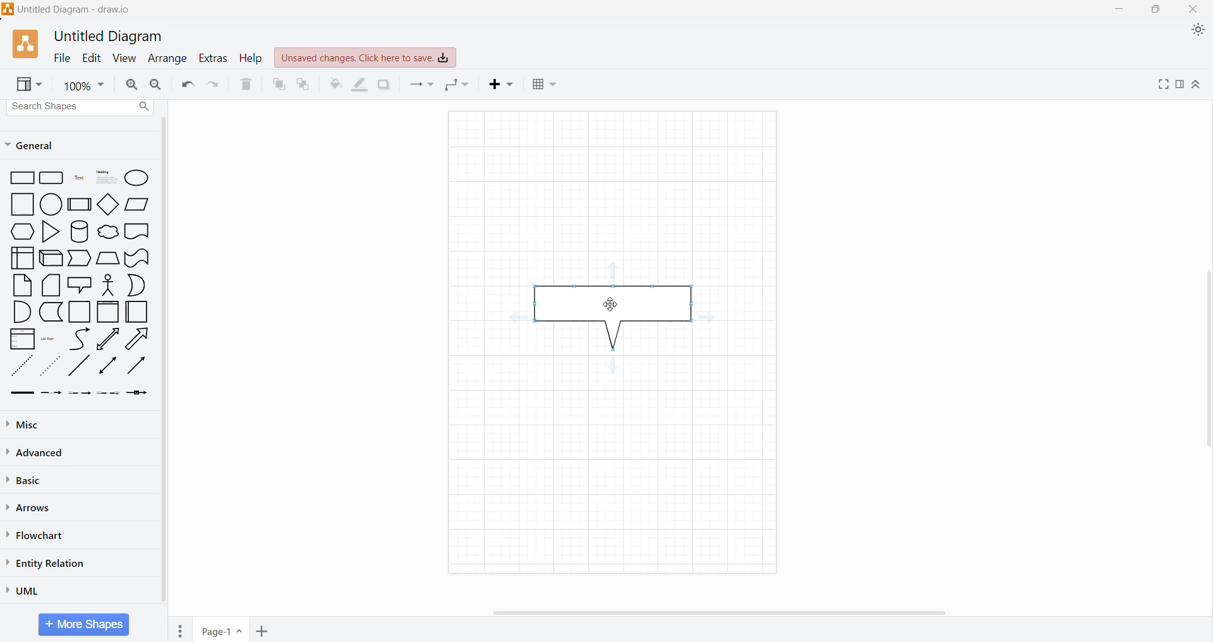  What do you see at coordinates (125, 58) in the screenshot?
I see `View` at bounding box center [125, 58].